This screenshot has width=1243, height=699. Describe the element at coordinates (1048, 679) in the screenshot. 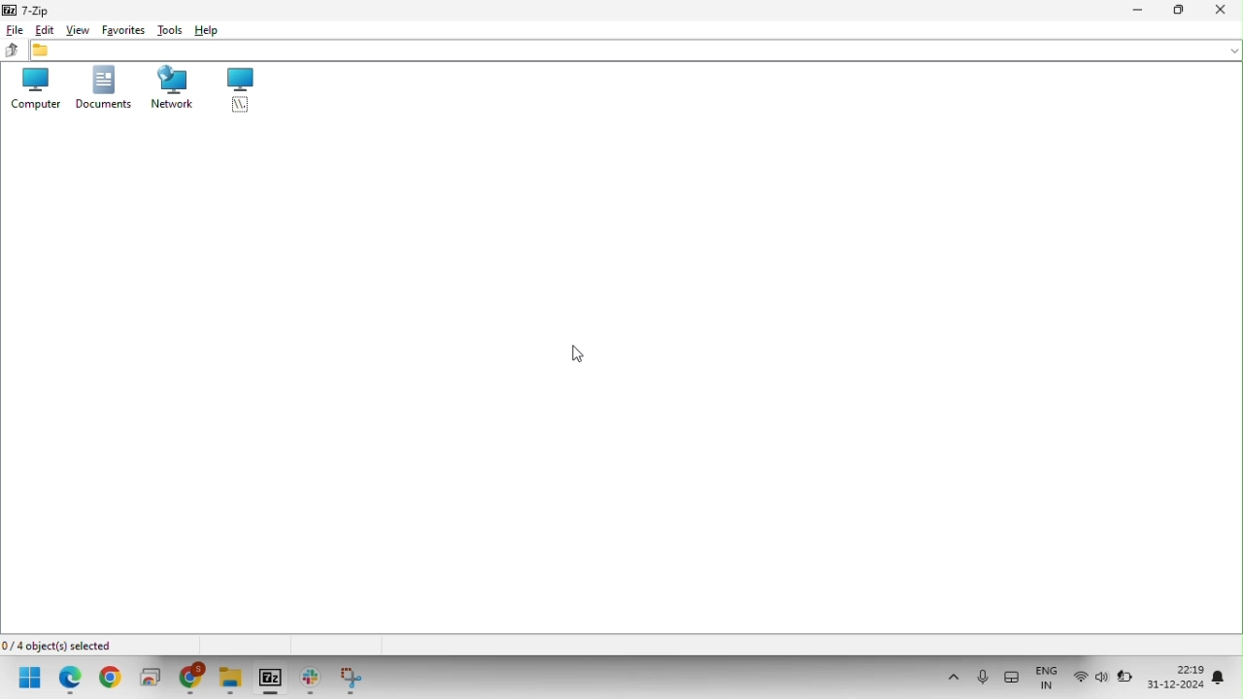

I see `locale` at that location.